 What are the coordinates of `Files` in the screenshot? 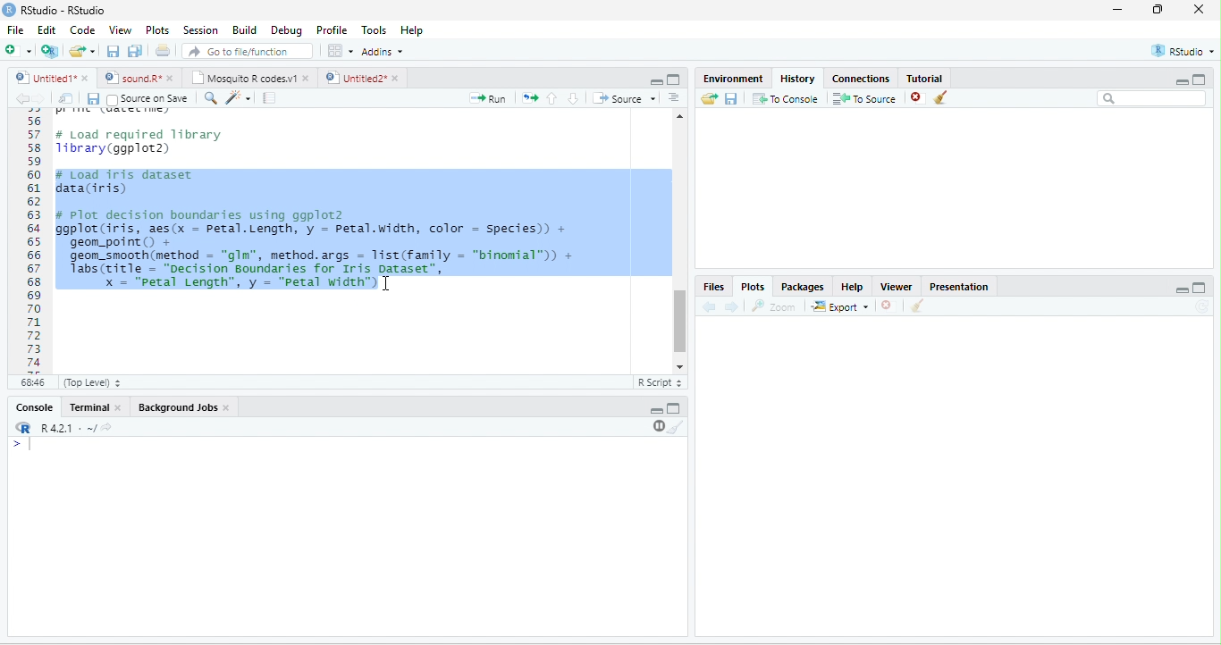 It's located at (712, 288).